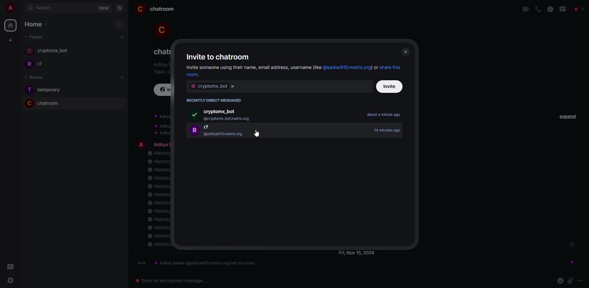  Describe the element at coordinates (389, 130) in the screenshot. I see `time` at that location.